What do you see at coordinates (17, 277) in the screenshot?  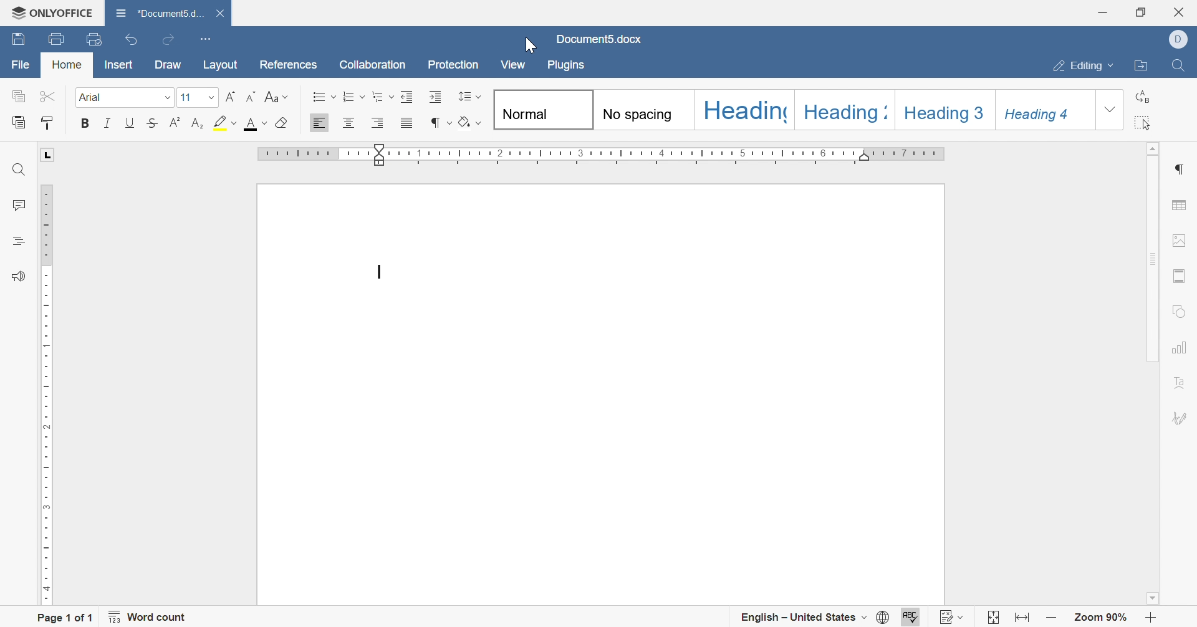 I see `feedback and support` at bounding box center [17, 277].